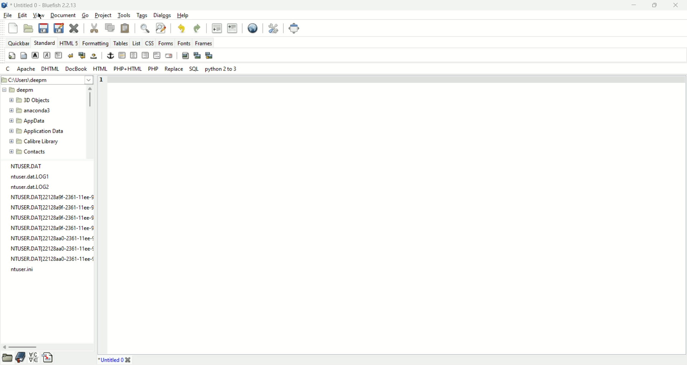  I want to click on ntuser.dat.LOG1, so click(31, 176).